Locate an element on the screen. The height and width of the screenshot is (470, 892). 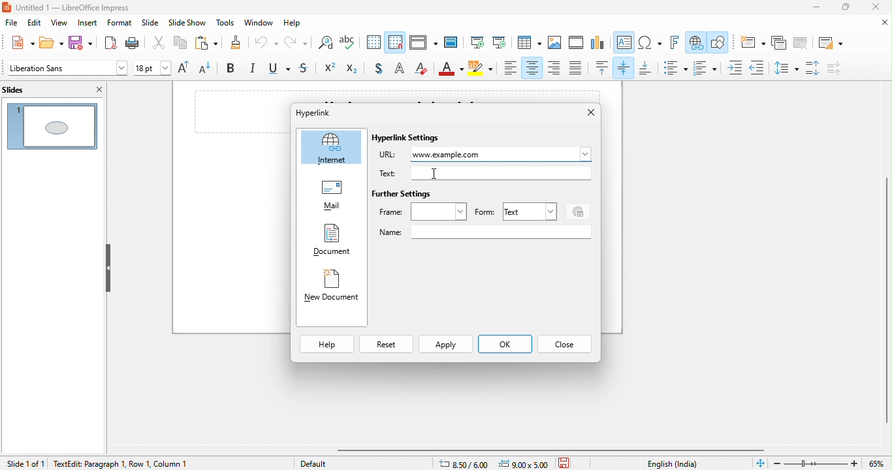
character highlight color is located at coordinates (482, 70).